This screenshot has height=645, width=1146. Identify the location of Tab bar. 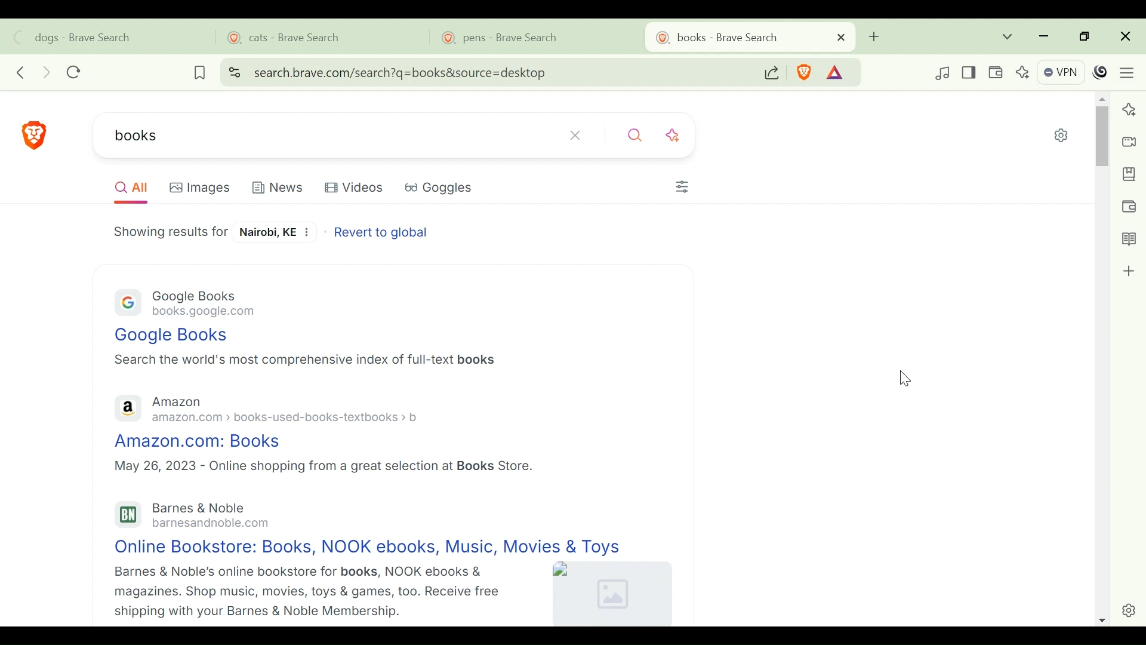
(754, 38).